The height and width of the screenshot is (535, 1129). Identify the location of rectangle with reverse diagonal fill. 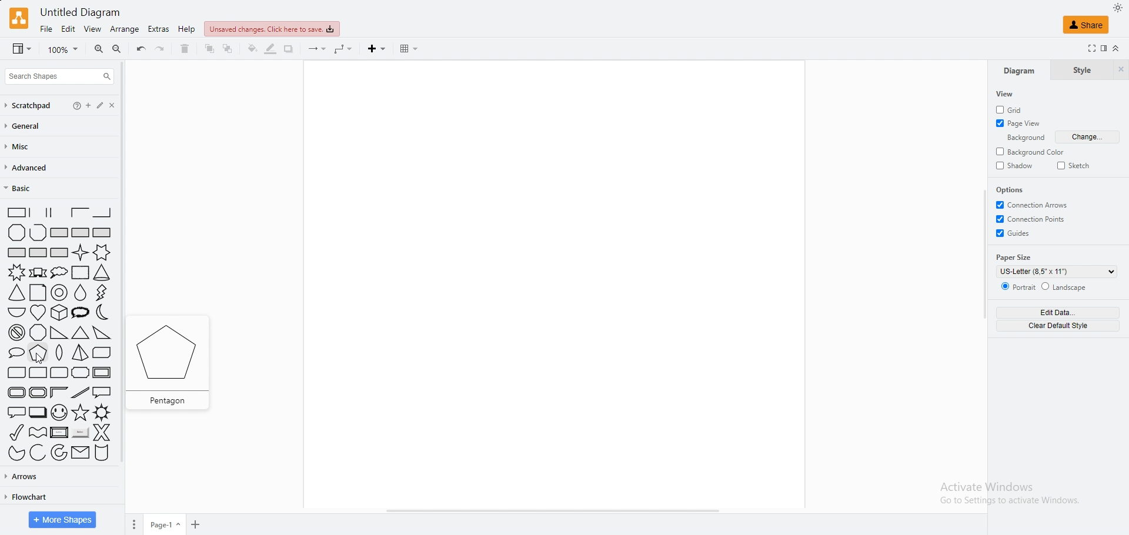
(80, 233).